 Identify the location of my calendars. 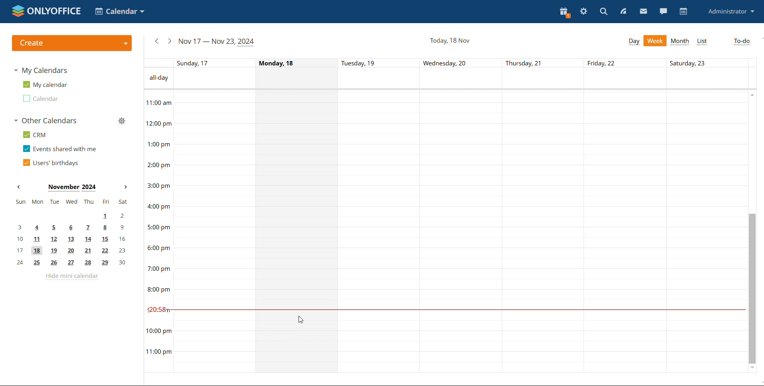
(40, 71).